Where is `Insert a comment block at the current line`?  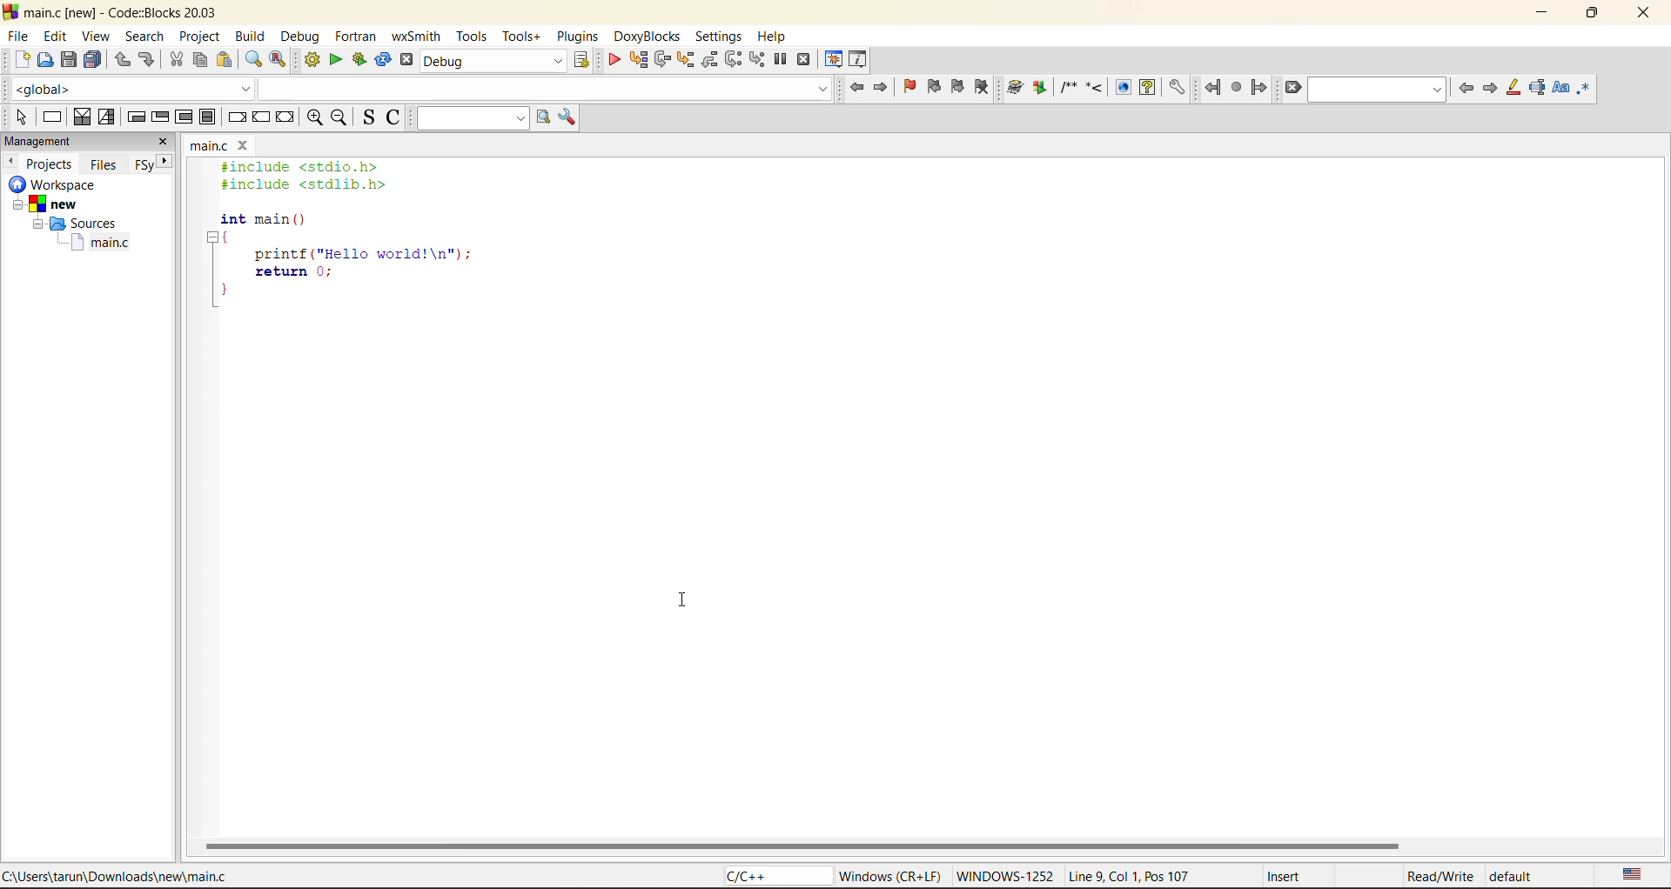 Insert a comment block at the current line is located at coordinates (1068, 88).